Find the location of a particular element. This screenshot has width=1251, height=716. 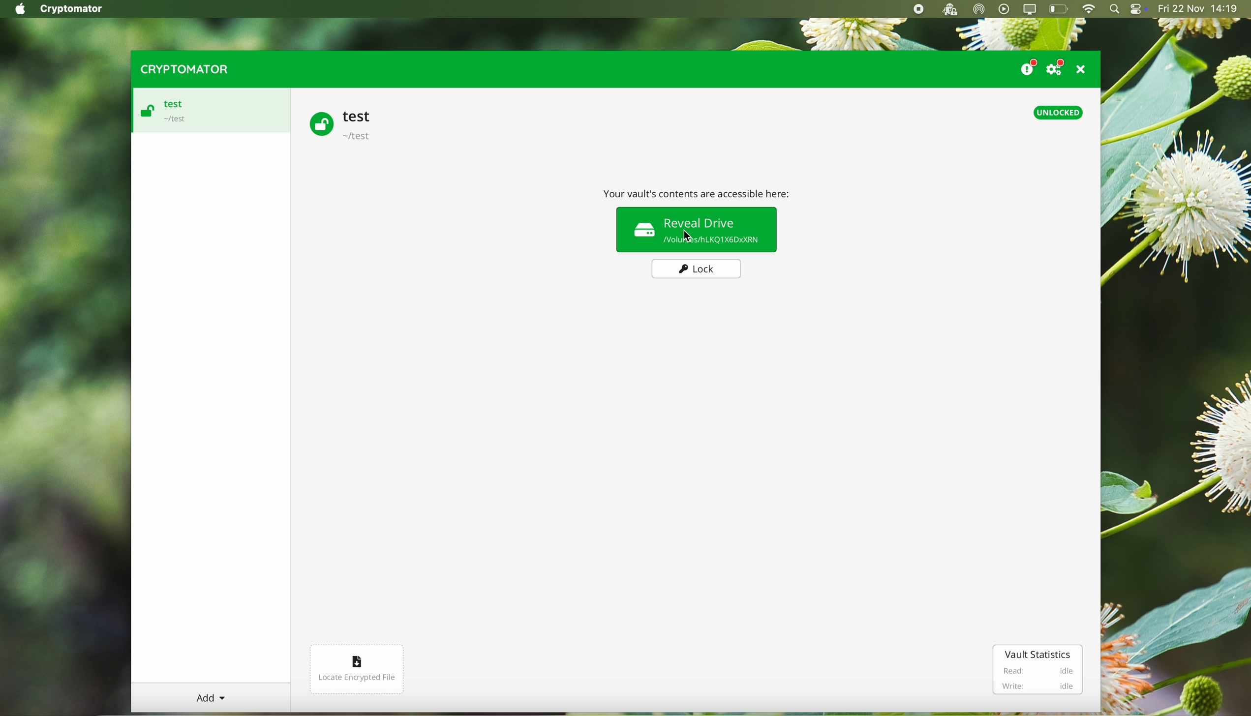

test vault unlocked is located at coordinates (210, 110).